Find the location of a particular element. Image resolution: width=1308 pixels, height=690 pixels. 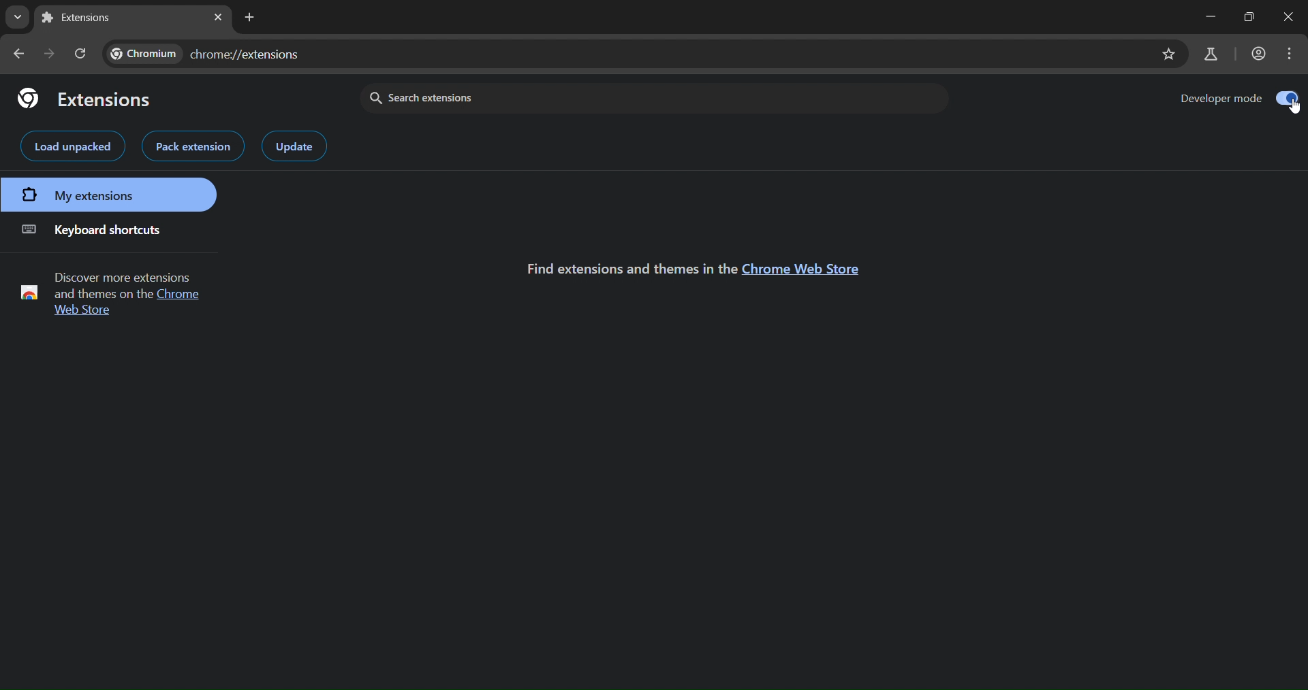

close tab is located at coordinates (218, 18).